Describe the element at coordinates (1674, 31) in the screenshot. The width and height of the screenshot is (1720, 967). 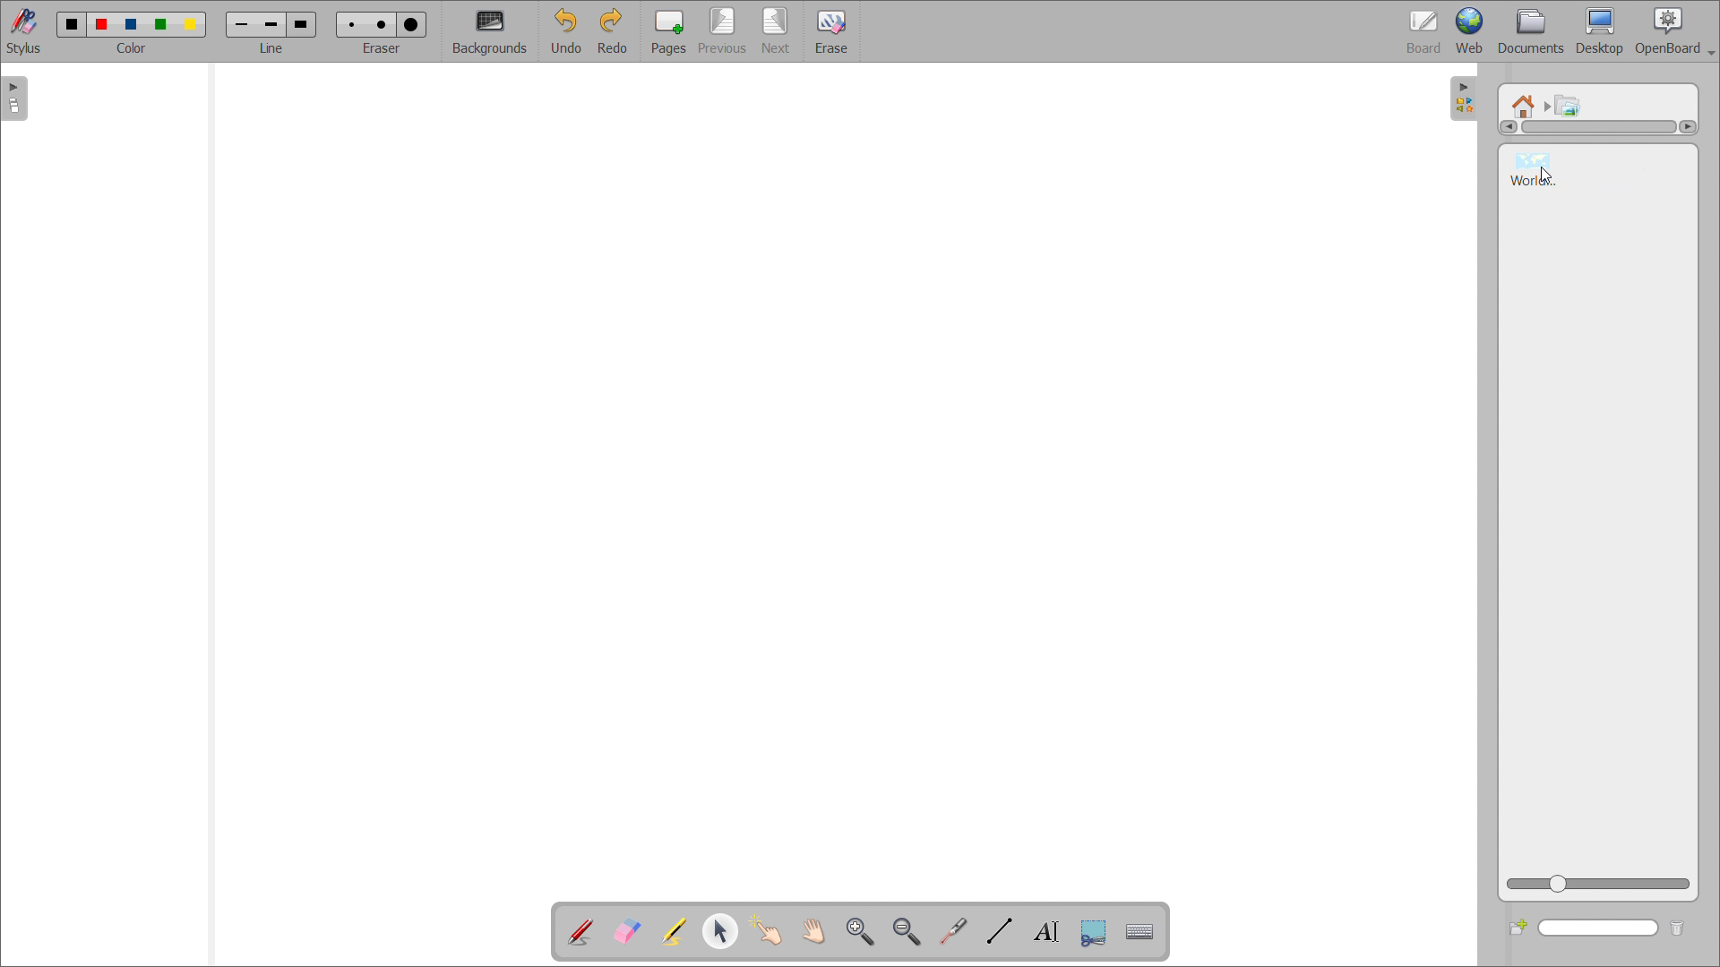
I see `openboard settings` at that location.